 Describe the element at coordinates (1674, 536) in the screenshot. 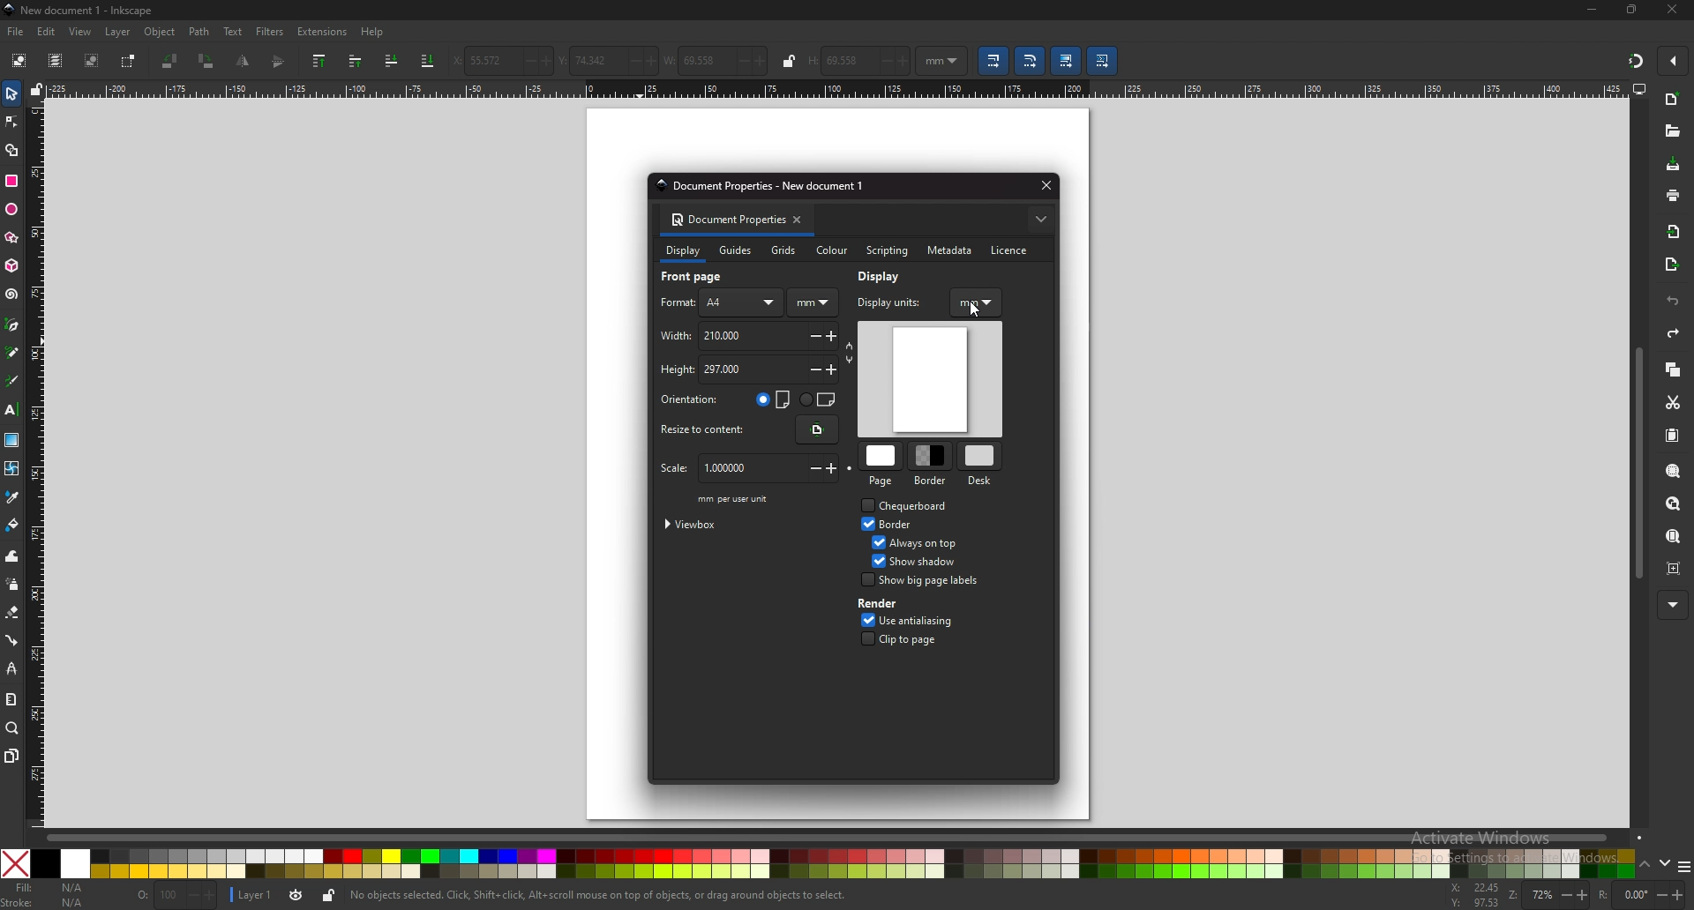

I see `zoom page` at that location.